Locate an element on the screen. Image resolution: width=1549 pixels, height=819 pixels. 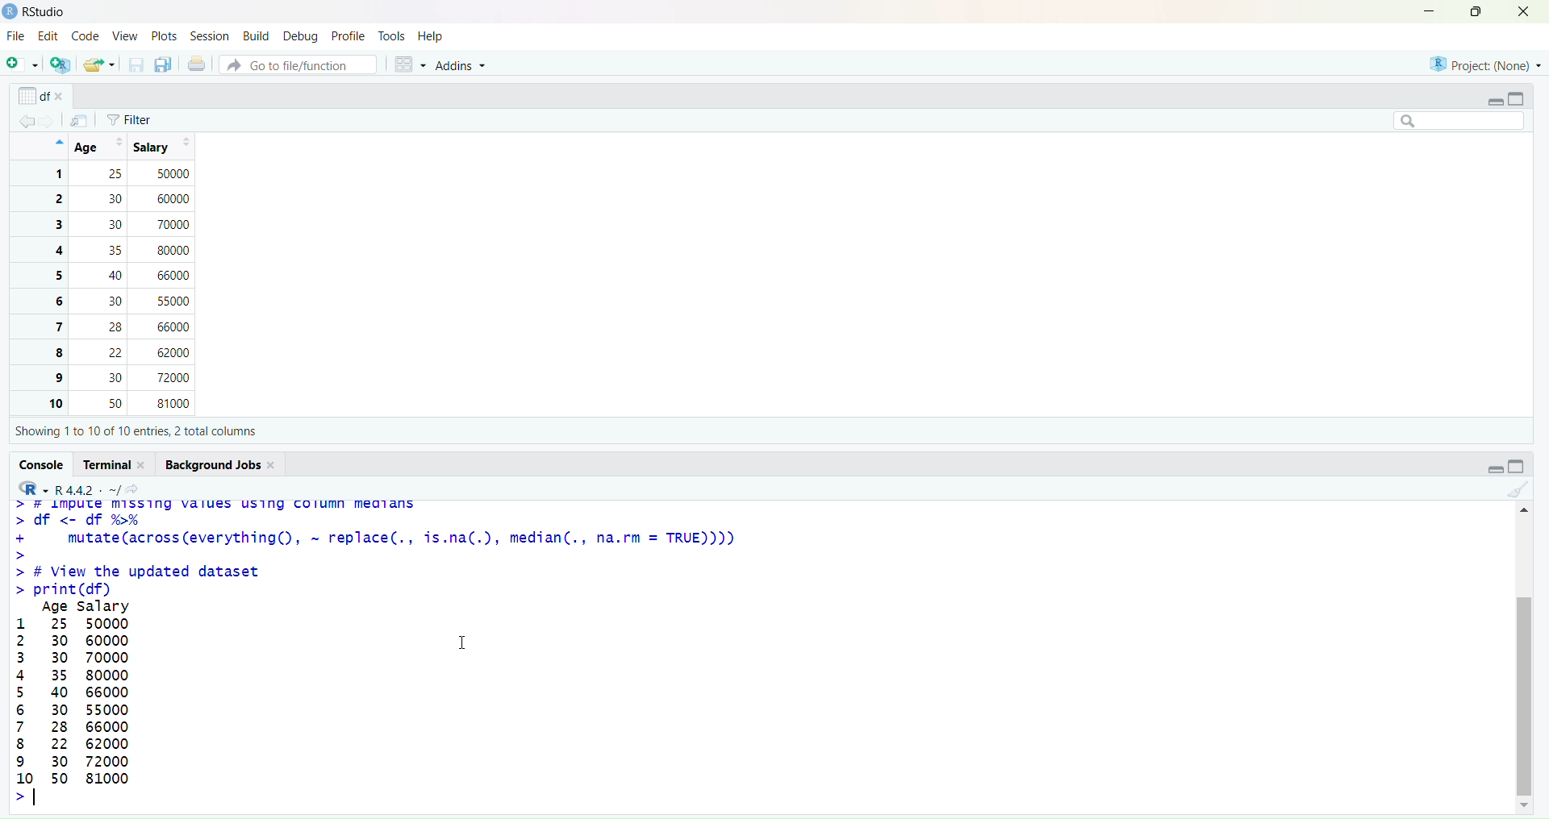
Showing 1 to 10 of 10 entries, 2 total columns is located at coordinates (132, 430).